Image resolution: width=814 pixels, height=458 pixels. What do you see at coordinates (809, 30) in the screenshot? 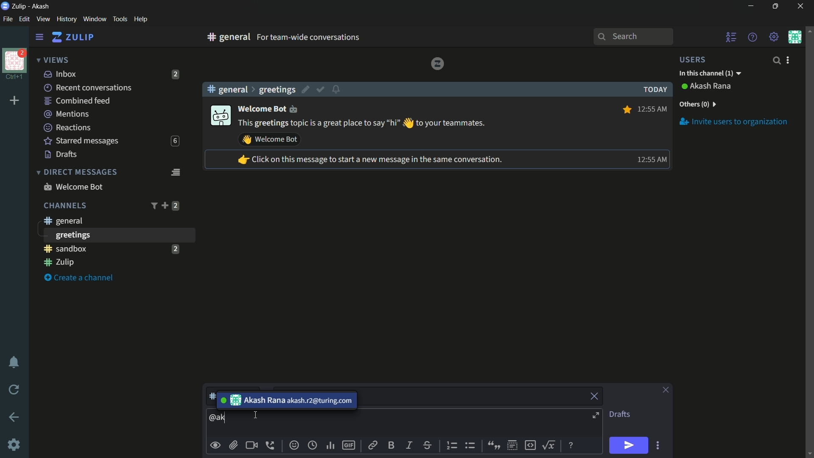
I see `scroll up` at bounding box center [809, 30].